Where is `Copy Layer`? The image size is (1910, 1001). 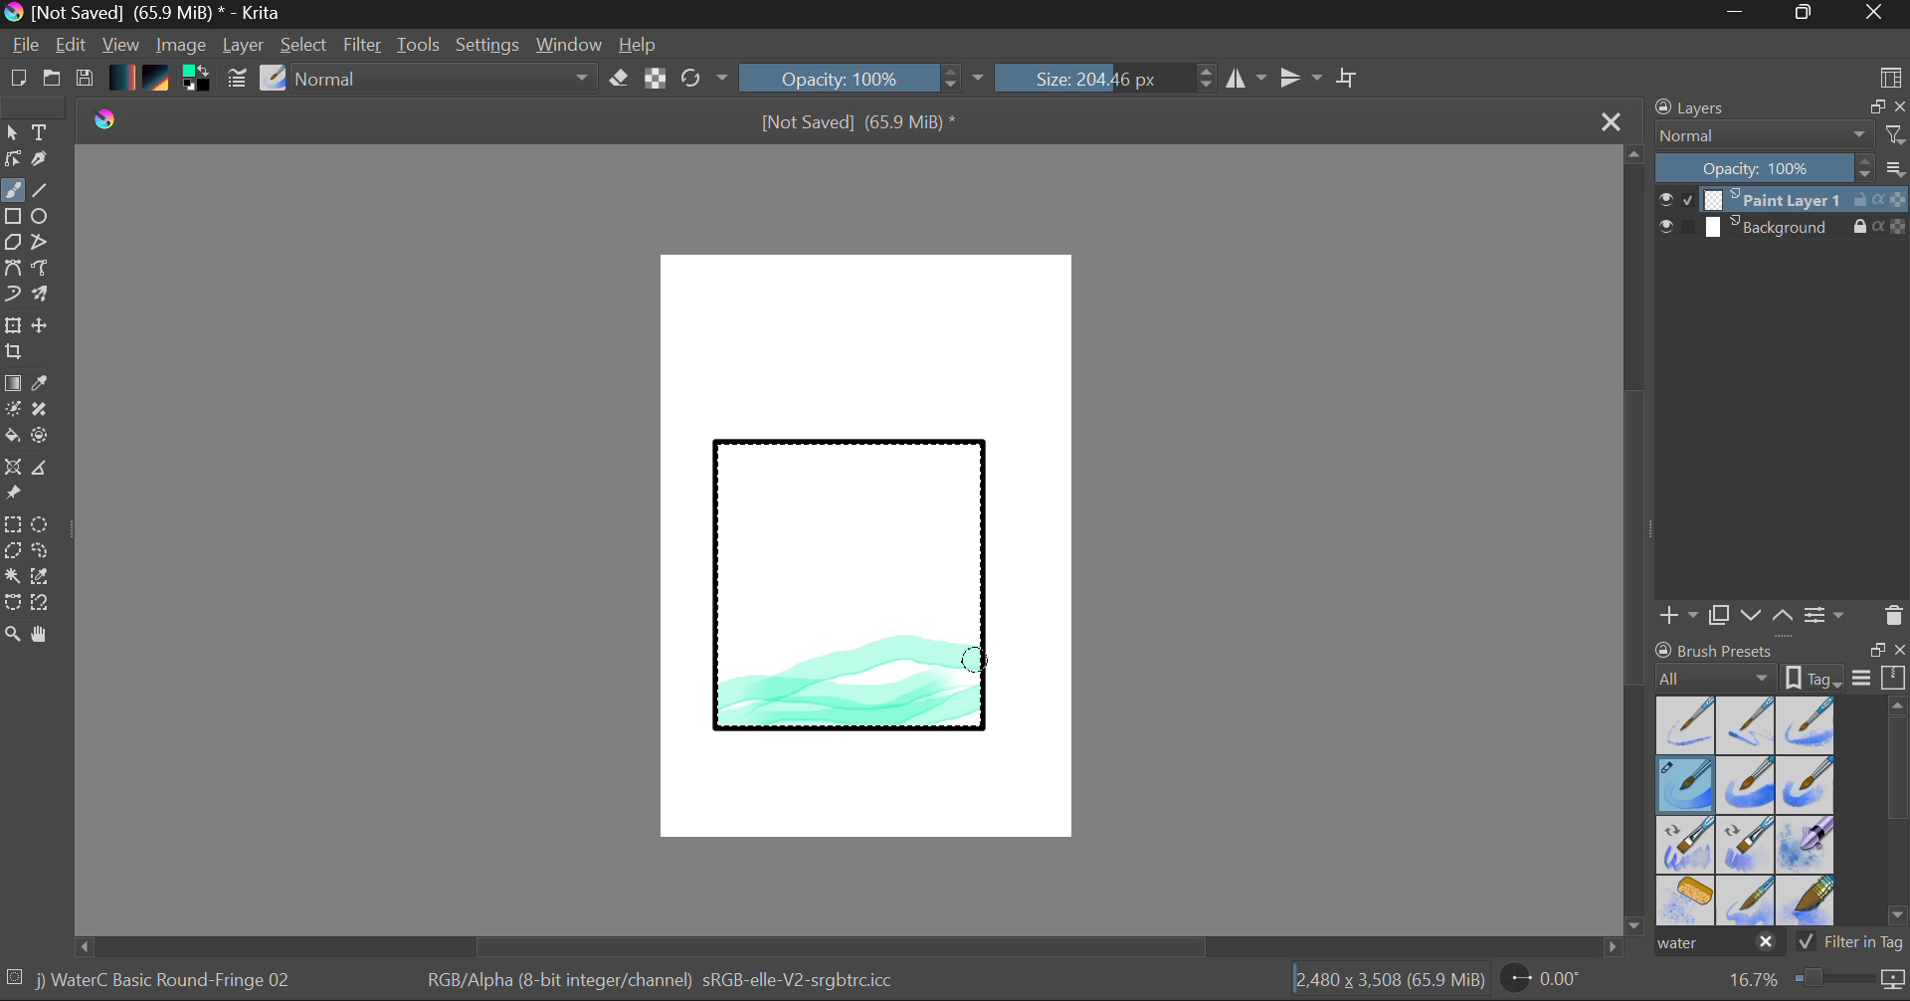
Copy Layer is located at coordinates (1720, 616).